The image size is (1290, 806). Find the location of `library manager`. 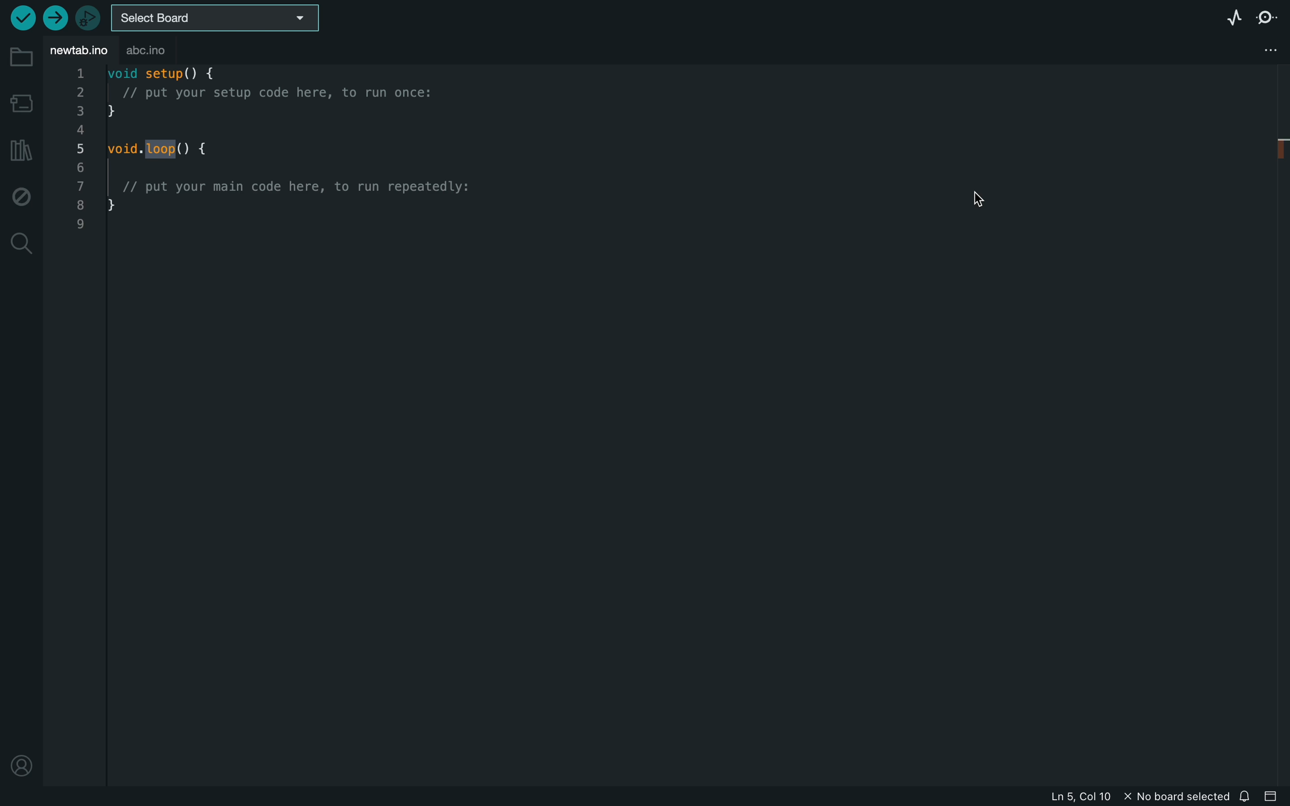

library manager is located at coordinates (19, 149).